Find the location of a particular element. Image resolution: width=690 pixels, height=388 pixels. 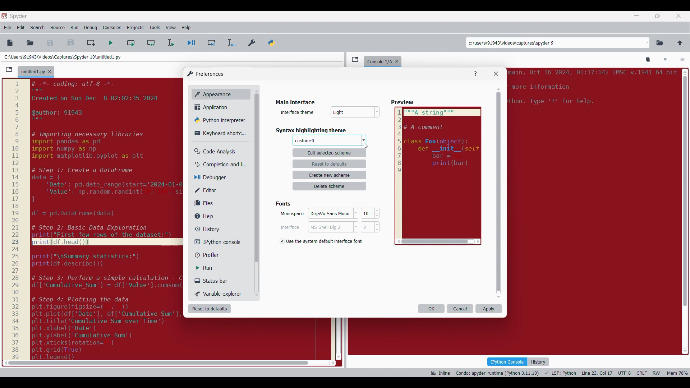

IPython console is located at coordinates (215, 242).